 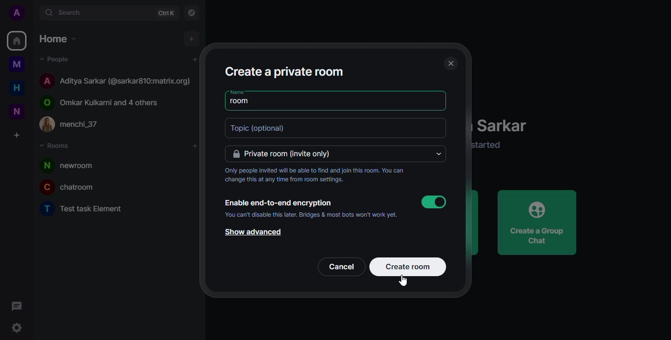 I want to click on Only people invited will be able to find and join this room., so click(x=315, y=175).